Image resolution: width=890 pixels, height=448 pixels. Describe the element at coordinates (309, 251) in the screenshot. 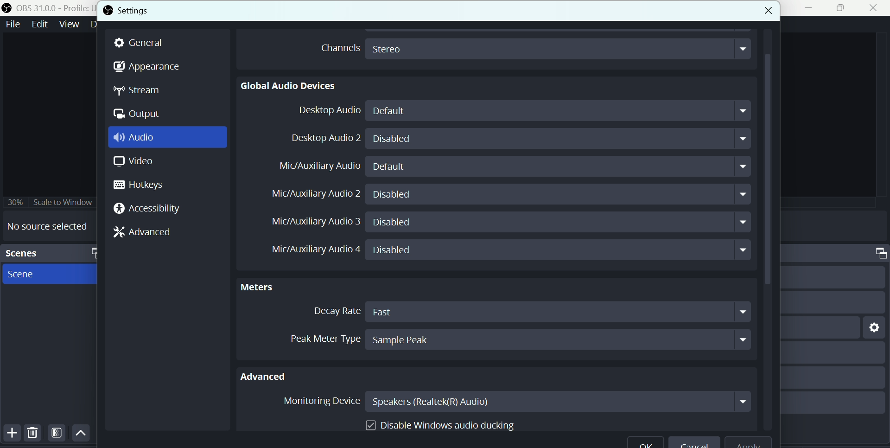

I see `Mic/Auxiliary Audio 4` at that location.